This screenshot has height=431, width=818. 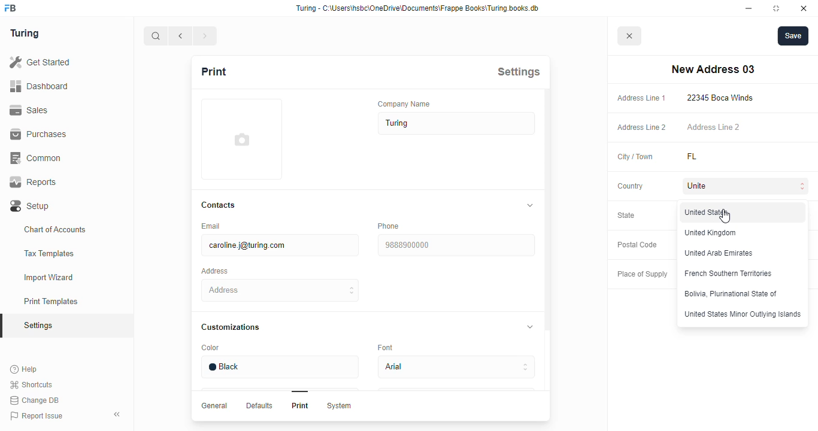 What do you see at coordinates (181, 36) in the screenshot?
I see `previous` at bounding box center [181, 36].